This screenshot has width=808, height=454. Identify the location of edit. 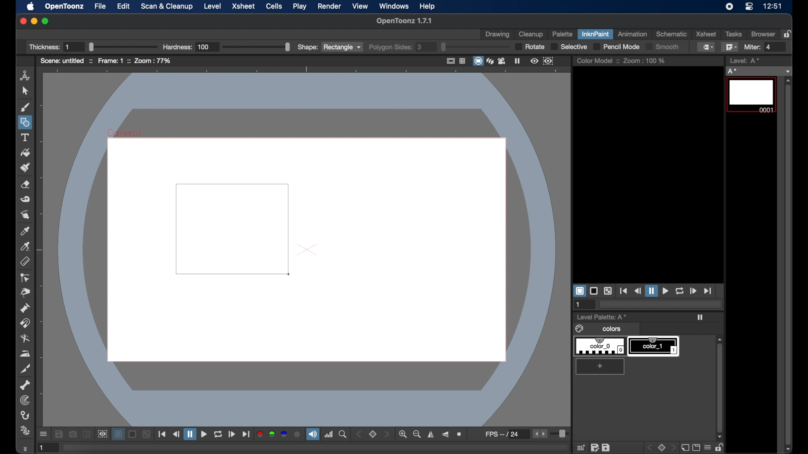
(124, 6).